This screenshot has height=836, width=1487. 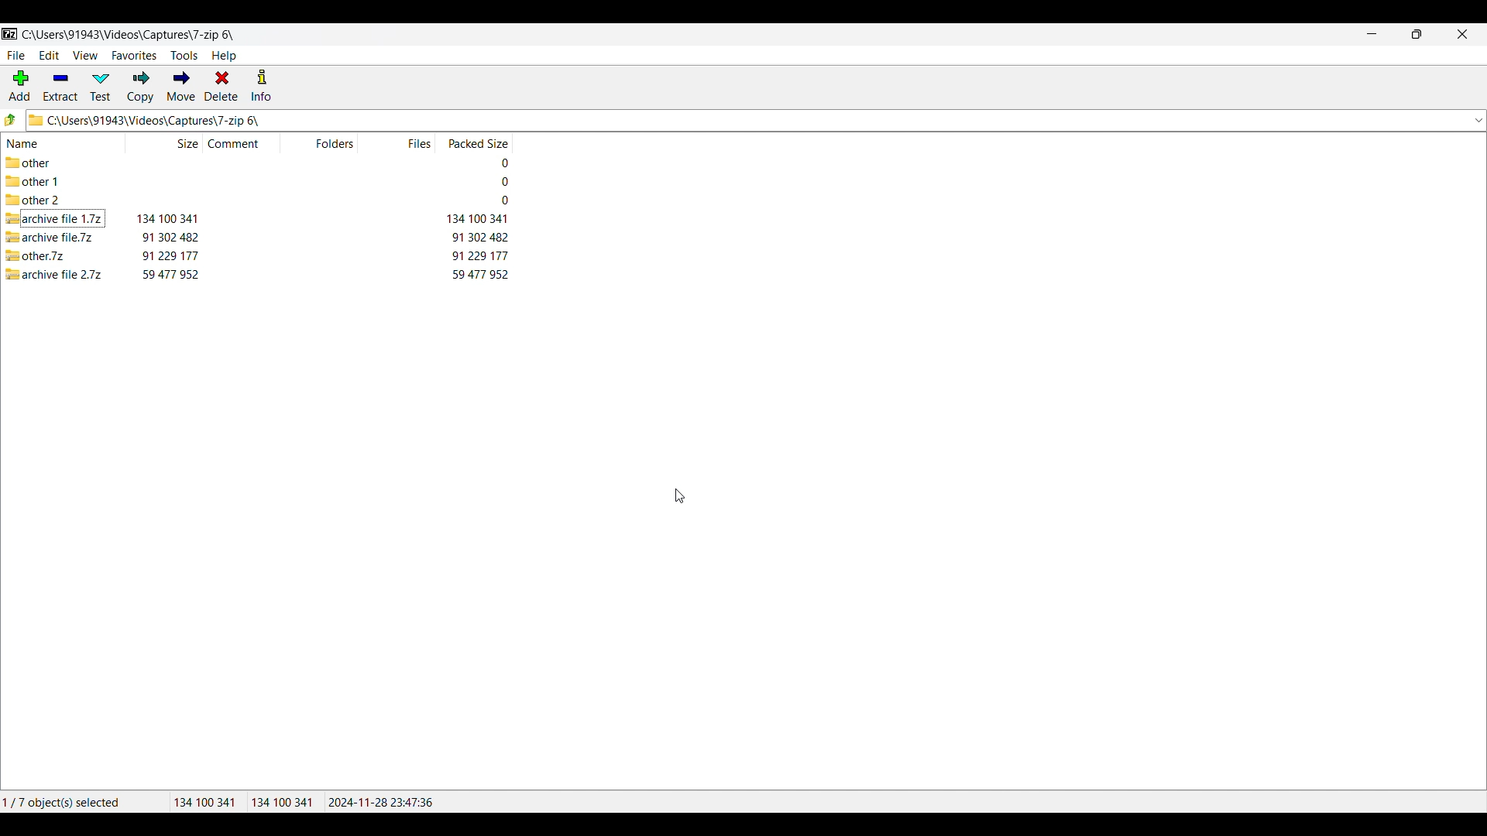 What do you see at coordinates (15, 56) in the screenshot?
I see `File menu` at bounding box center [15, 56].